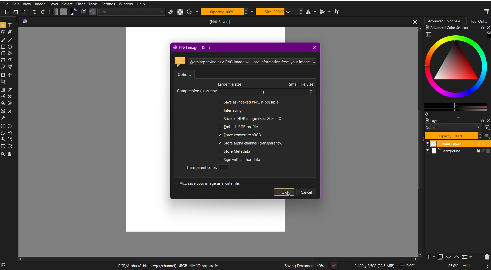 This screenshot has width=491, height=270. I want to click on Text, so click(11, 26).